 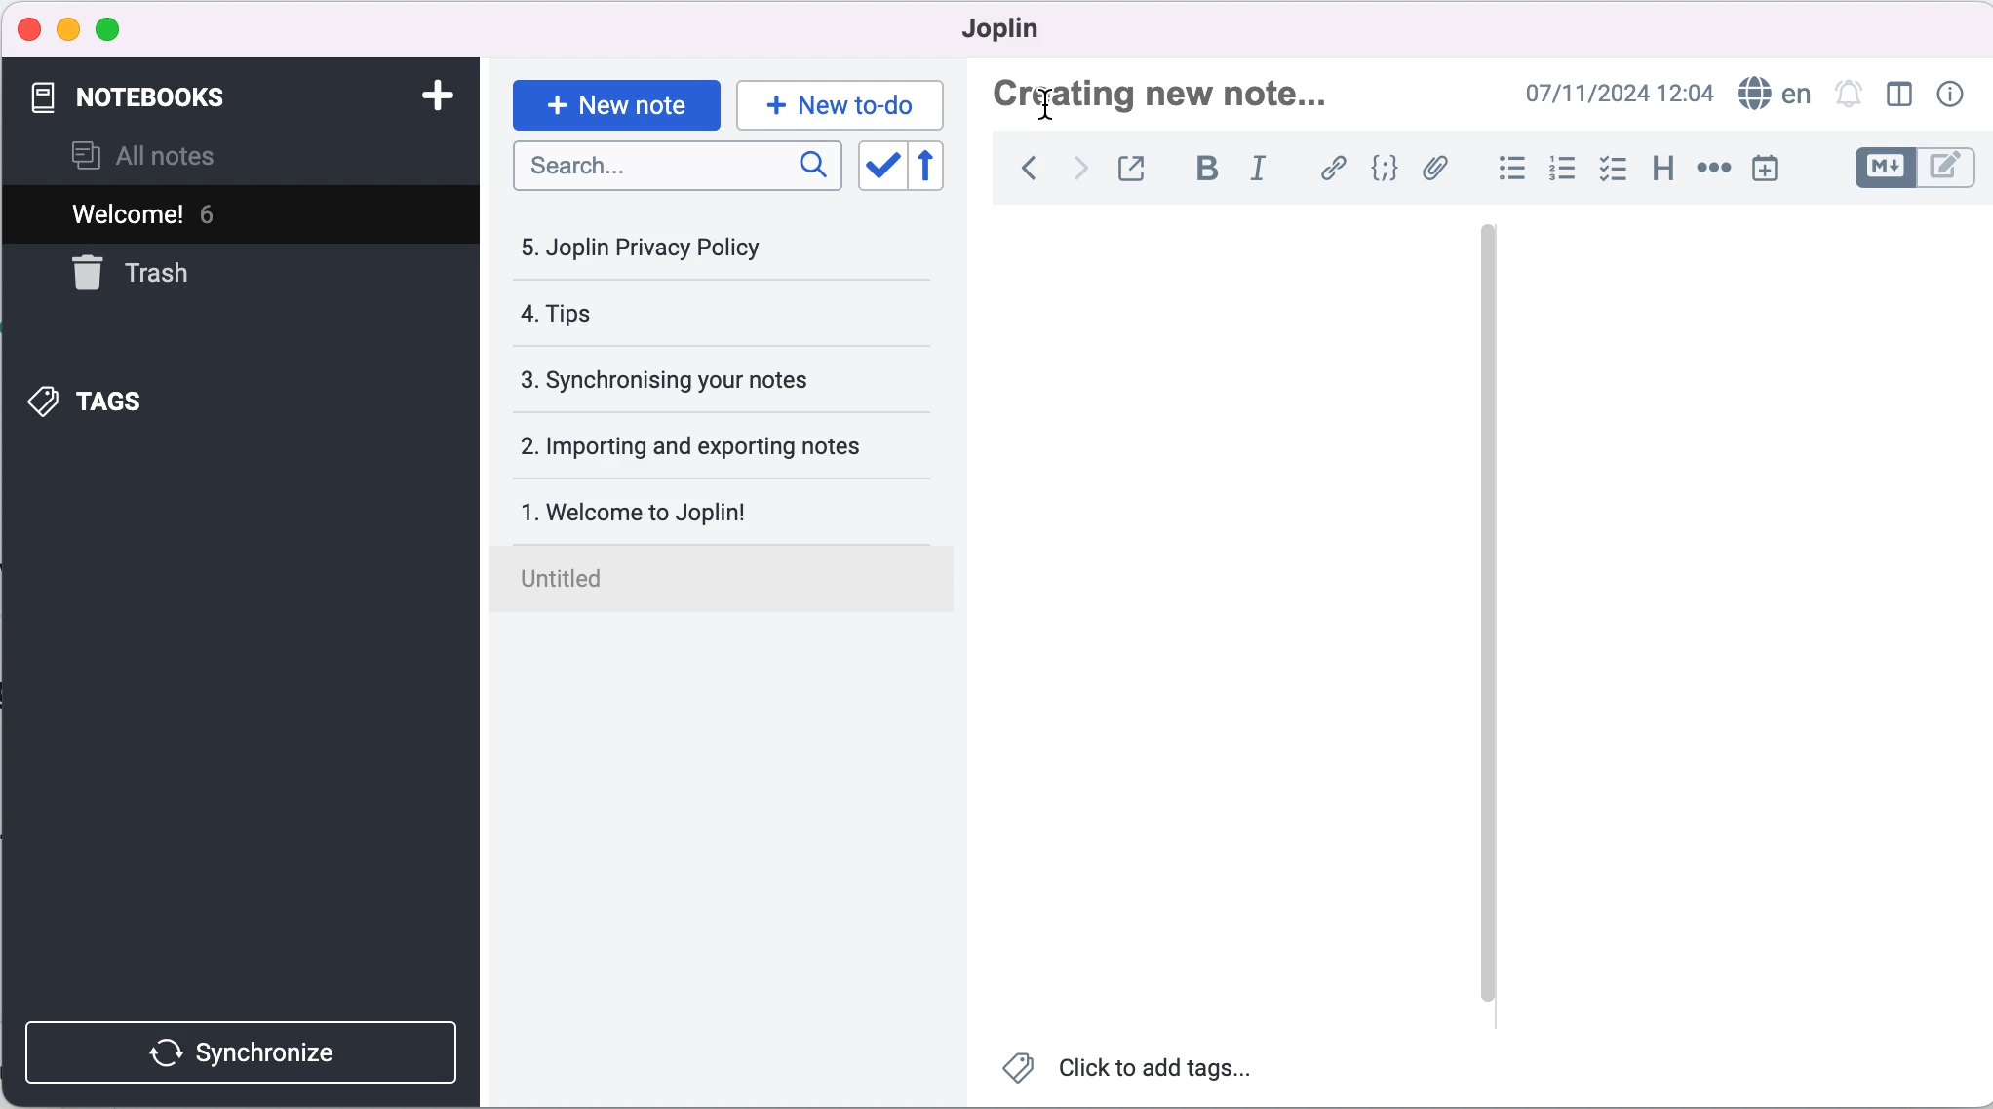 I want to click on search, so click(x=677, y=166).